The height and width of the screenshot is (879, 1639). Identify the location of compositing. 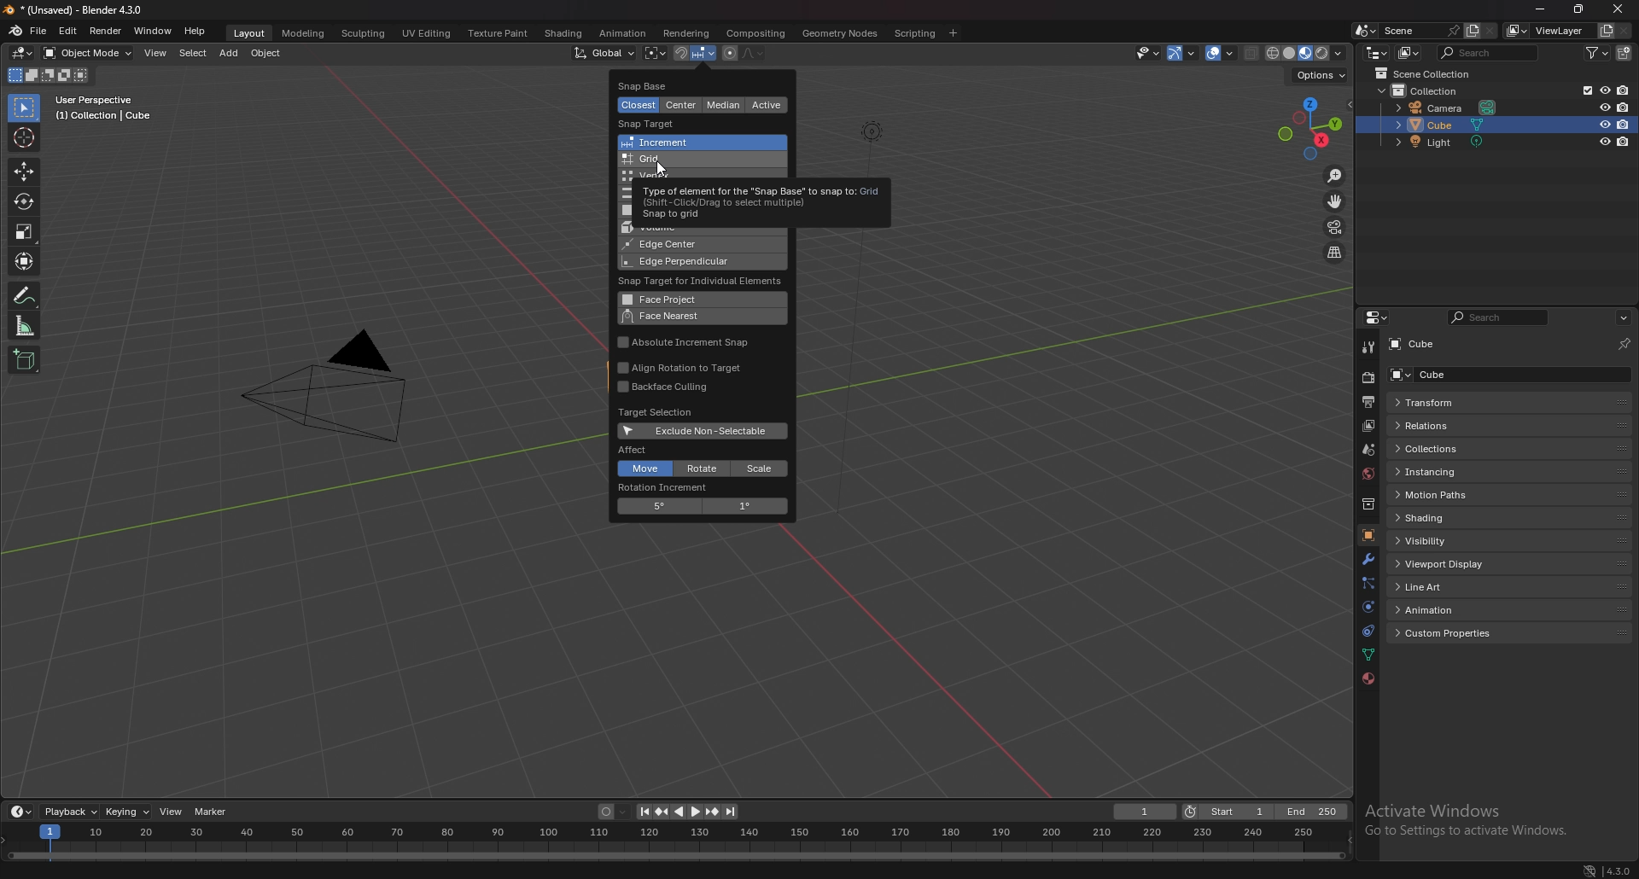
(757, 33).